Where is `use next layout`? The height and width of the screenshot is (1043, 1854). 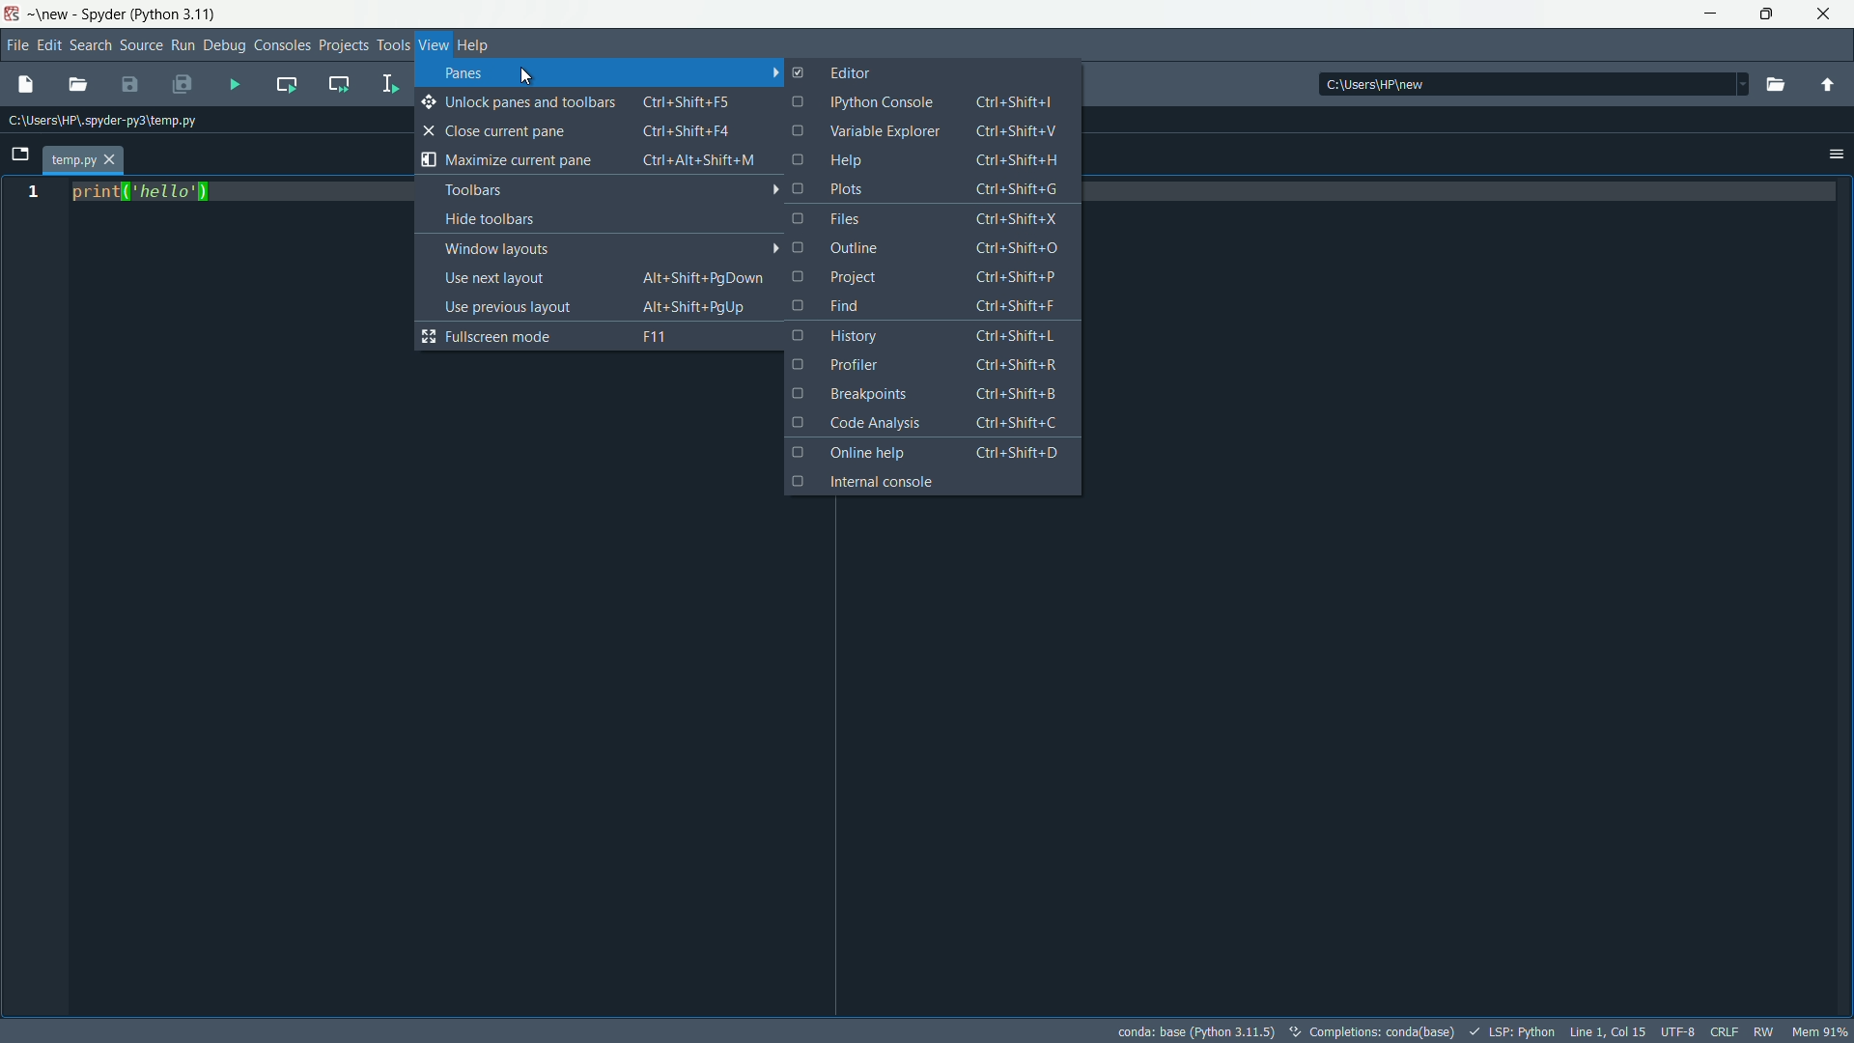 use next layout is located at coordinates (606, 278).